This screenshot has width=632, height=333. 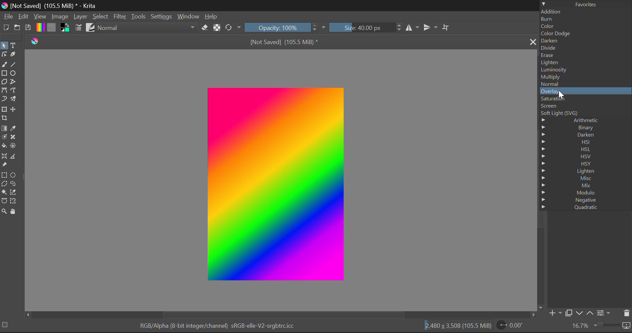 What do you see at coordinates (14, 82) in the screenshot?
I see `Polyline` at bounding box center [14, 82].